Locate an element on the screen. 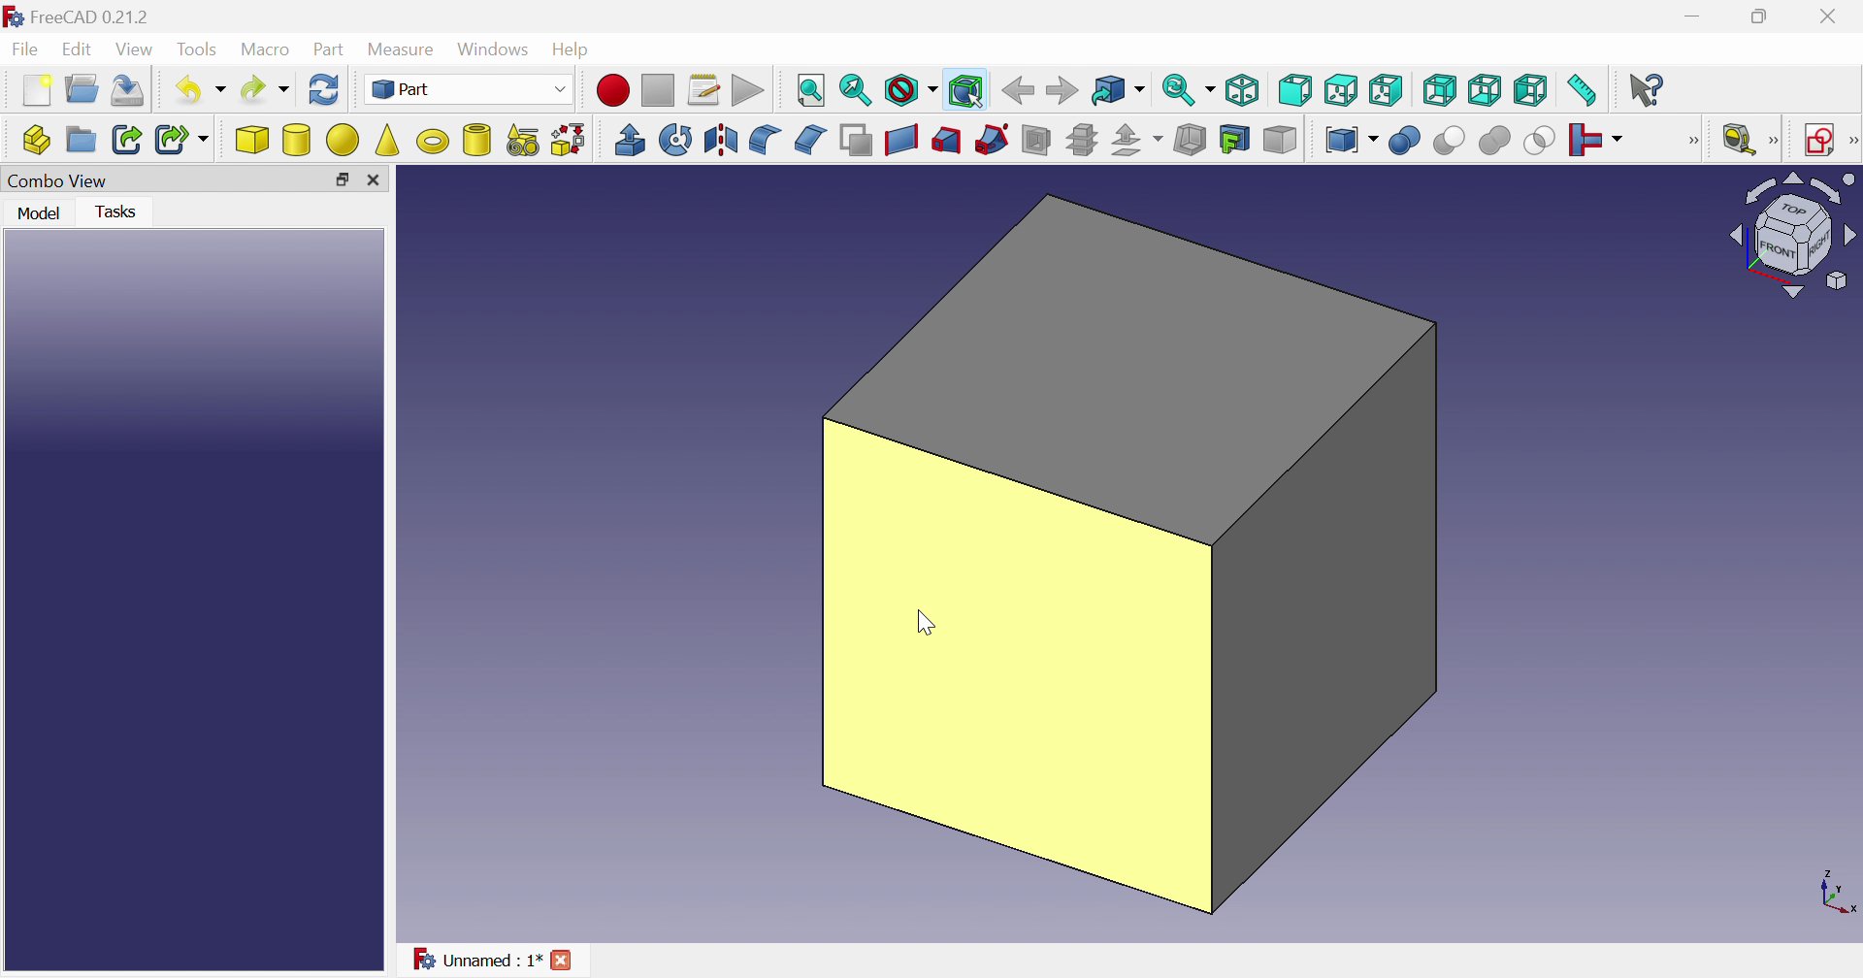 The width and height of the screenshot is (1863, 978). Save is located at coordinates (129, 91).